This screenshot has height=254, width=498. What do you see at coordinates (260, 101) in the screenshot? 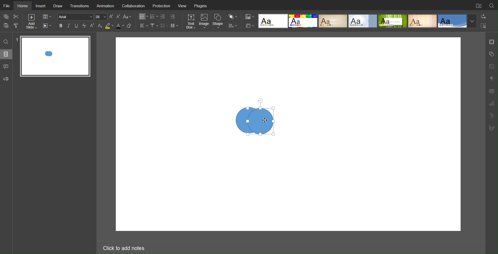
I see `Rotate` at bounding box center [260, 101].